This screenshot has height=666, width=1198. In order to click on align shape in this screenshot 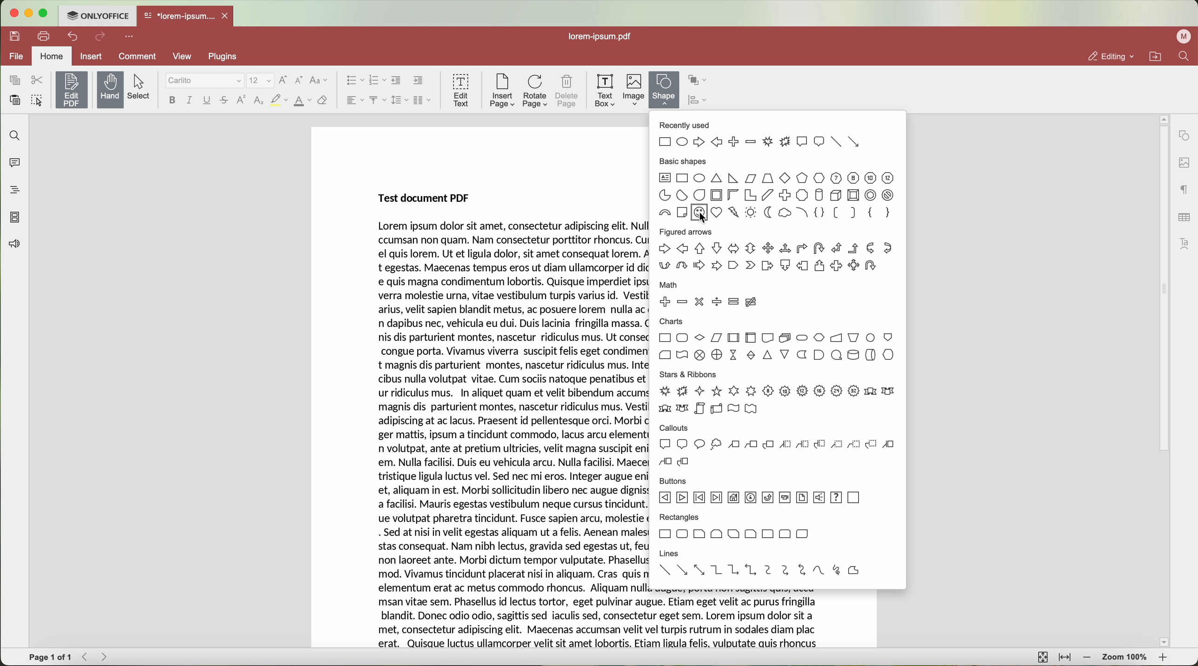, I will do `click(700, 101)`.